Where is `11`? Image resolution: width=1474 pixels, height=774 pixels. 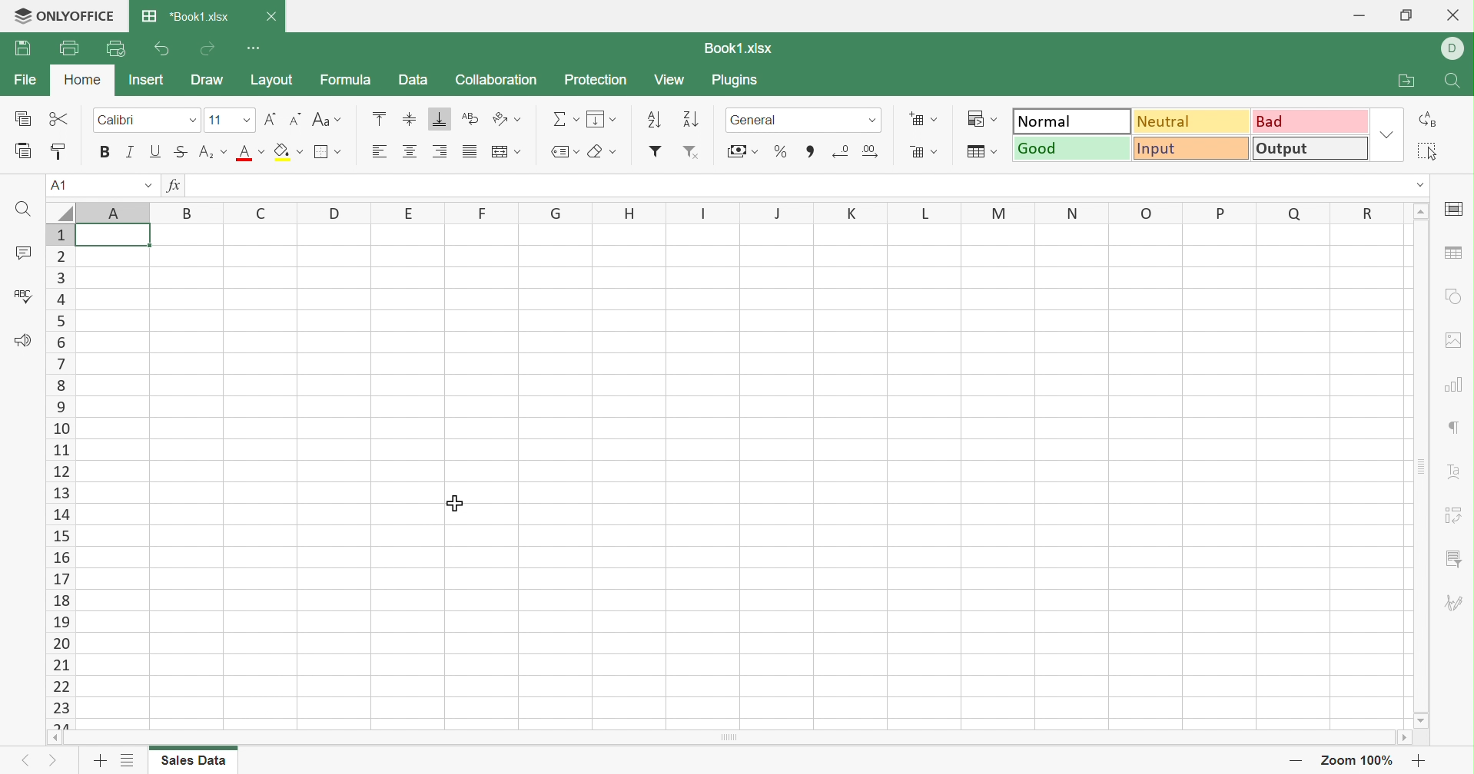 11 is located at coordinates (217, 117).